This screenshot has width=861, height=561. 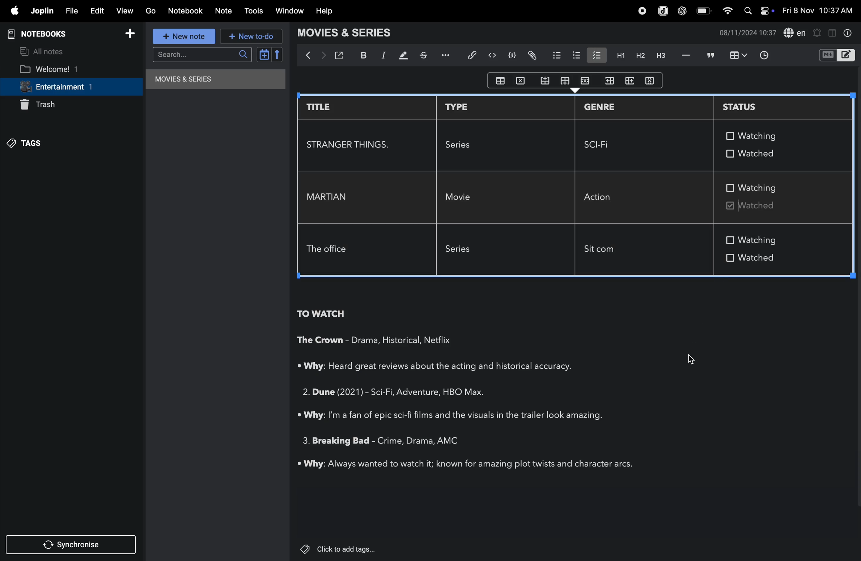 I want to click on series, so click(x=463, y=144).